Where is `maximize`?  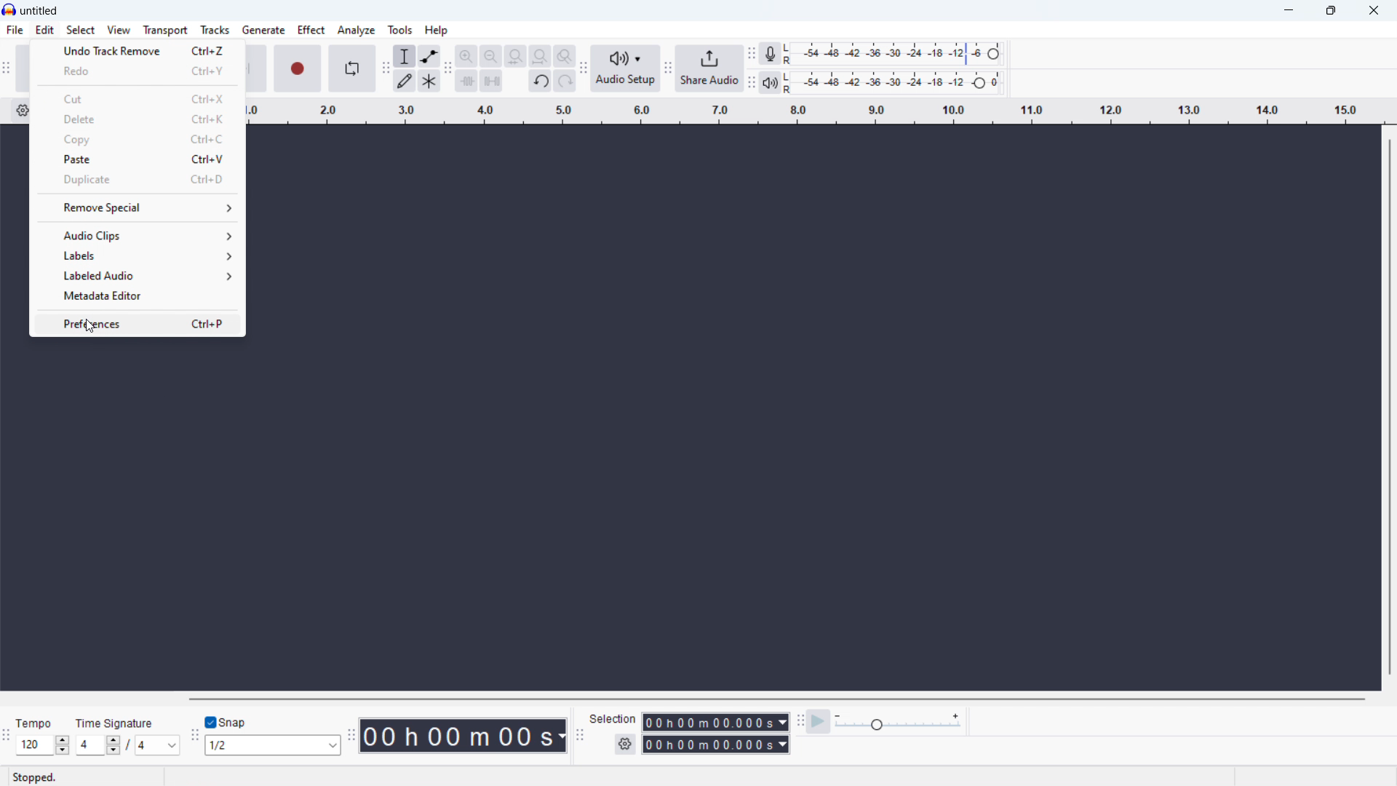 maximize is located at coordinates (1331, 11).